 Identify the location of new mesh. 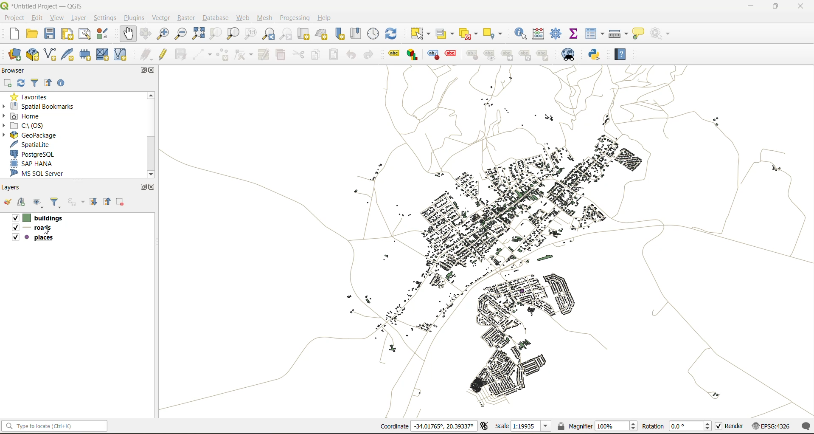
(104, 55).